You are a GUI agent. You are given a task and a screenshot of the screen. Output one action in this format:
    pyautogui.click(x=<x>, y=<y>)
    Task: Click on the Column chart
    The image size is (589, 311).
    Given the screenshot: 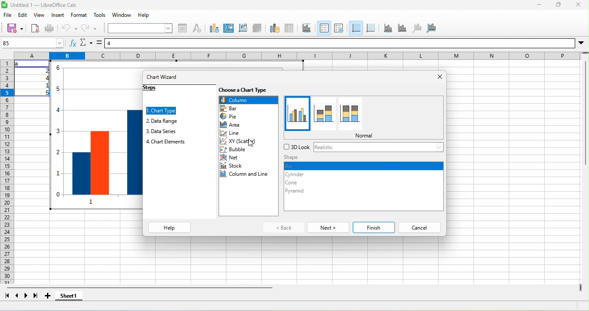 What is the action you would take?
    pyautogui.click(x=96, y=135)
    